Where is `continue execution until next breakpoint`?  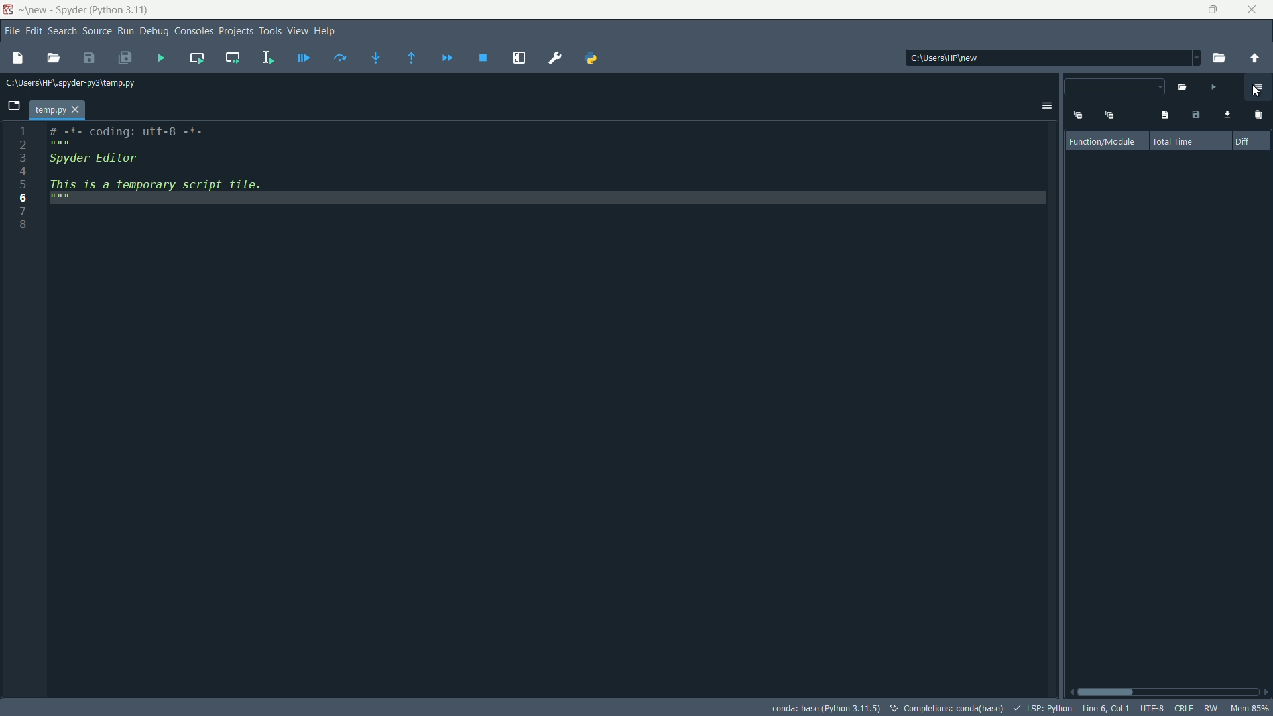 continue execution until next breakpoint is located at coordinates (448, 59).